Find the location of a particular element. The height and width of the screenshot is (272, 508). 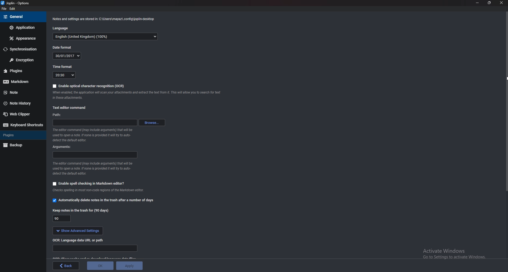

info is located at coordinates (110, 191).